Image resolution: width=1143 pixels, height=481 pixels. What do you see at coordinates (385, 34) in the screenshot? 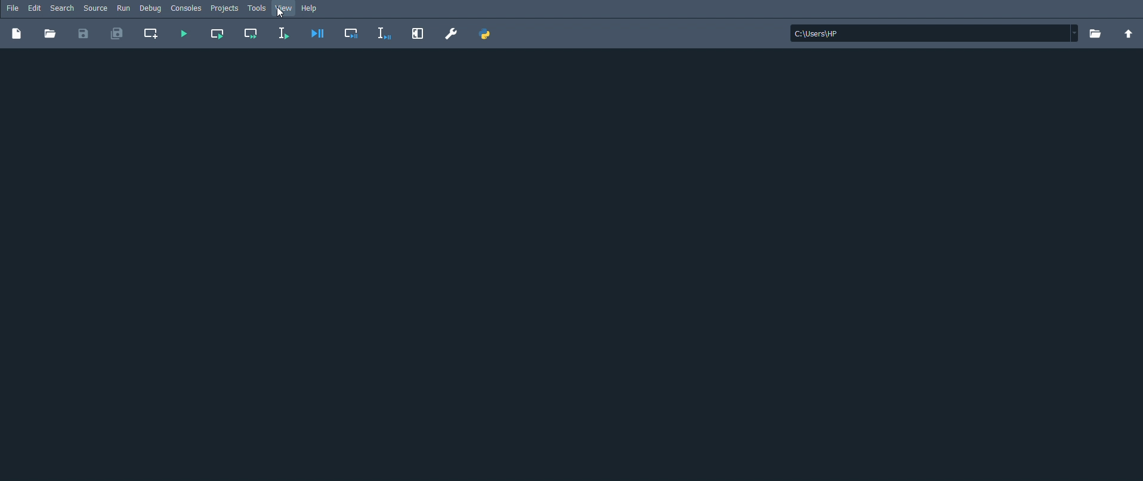
I see `Debug selection or current line` at bounding box center [385, 34].